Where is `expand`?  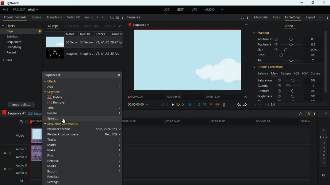
expand is located at coordinates (119, 161).